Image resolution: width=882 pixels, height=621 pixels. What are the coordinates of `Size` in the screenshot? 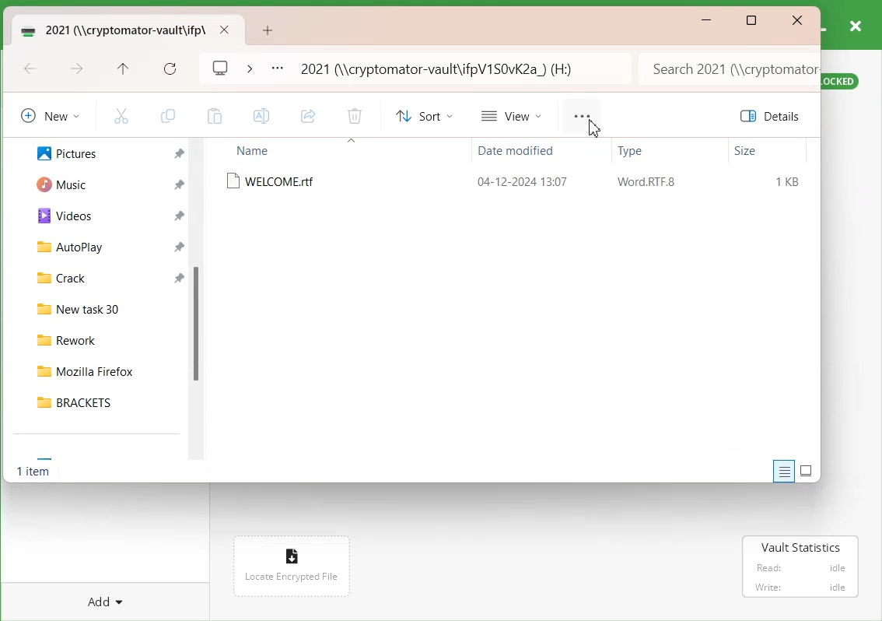 It's located at (760, 151).